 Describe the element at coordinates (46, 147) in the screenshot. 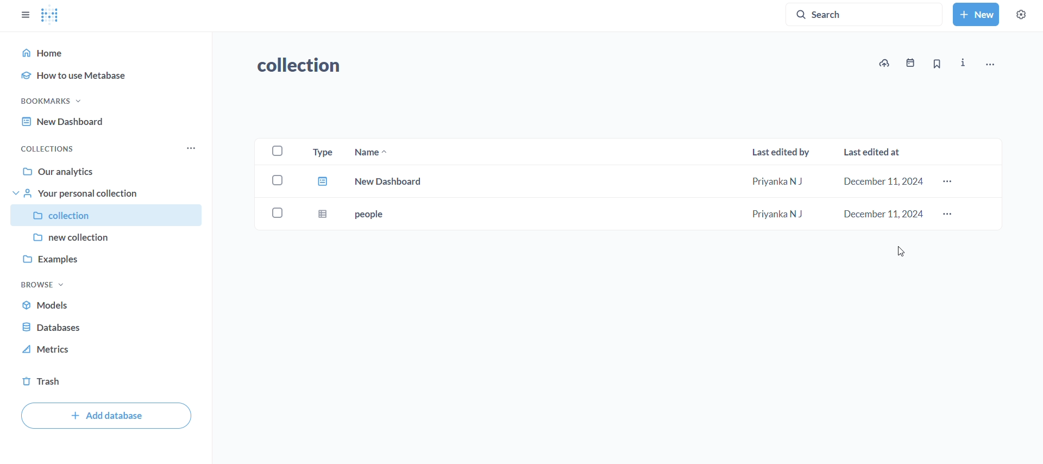

I see `collections` at that location.